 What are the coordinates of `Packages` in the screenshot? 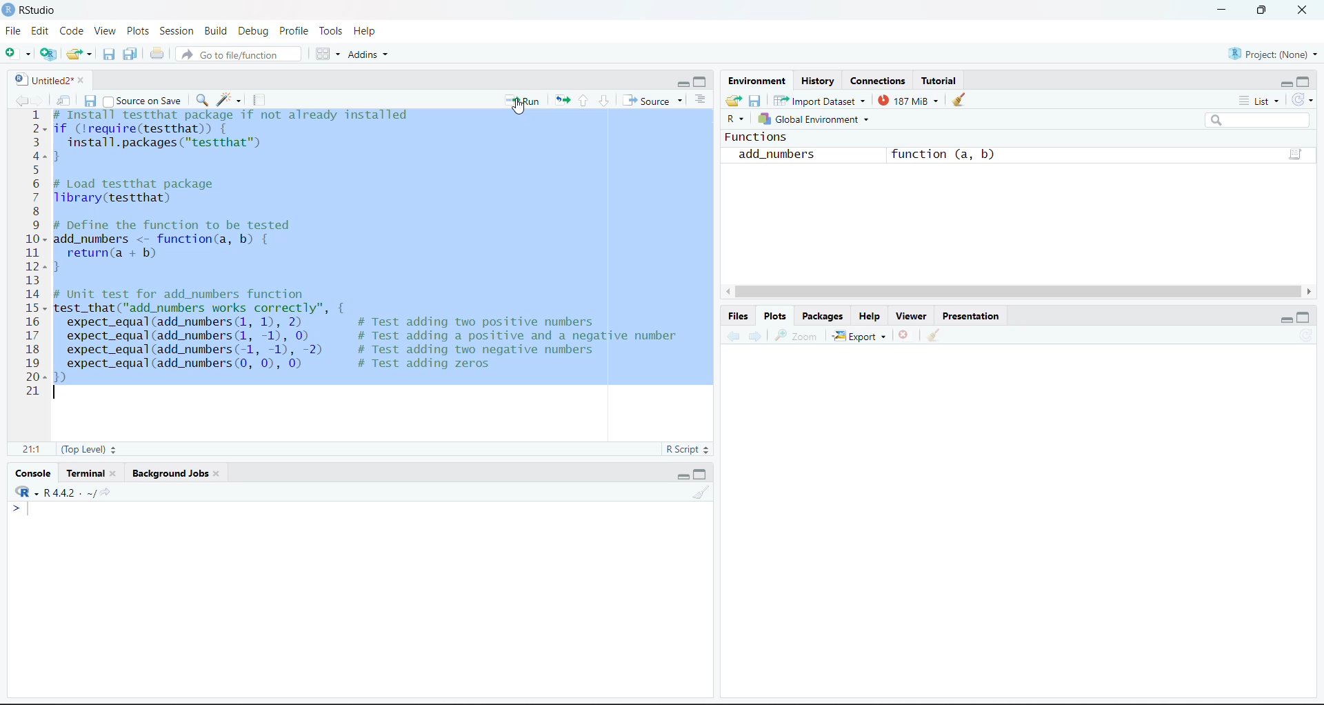 It's located at (822, 316).